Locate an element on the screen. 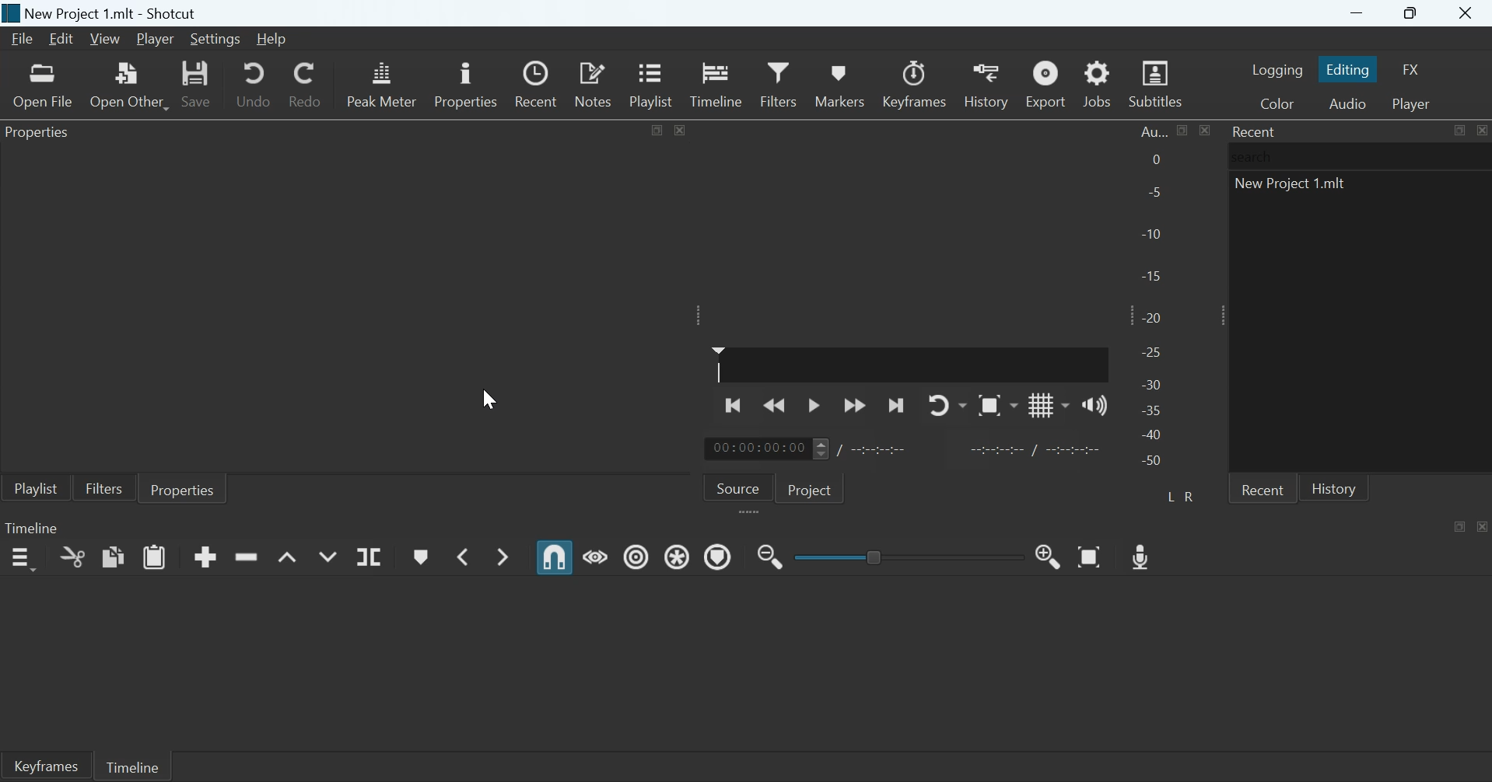 The width and height of the screenshot is (1492, 782). Show the volume control is located at coordinates (1094, 404).